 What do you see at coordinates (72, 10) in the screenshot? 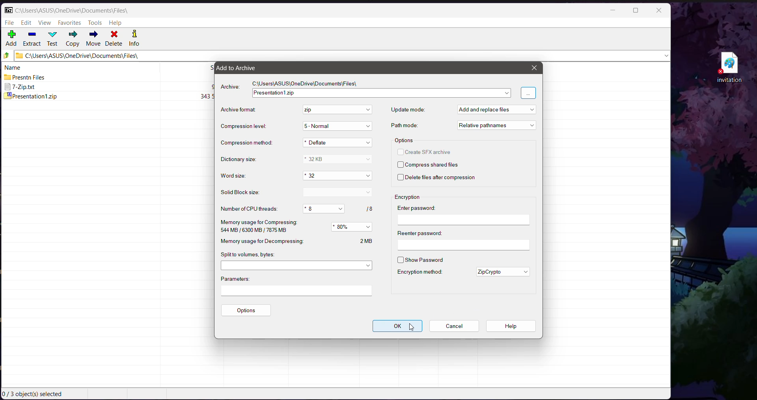
I see `Current Folder Path` at bounding box center [72, 10].